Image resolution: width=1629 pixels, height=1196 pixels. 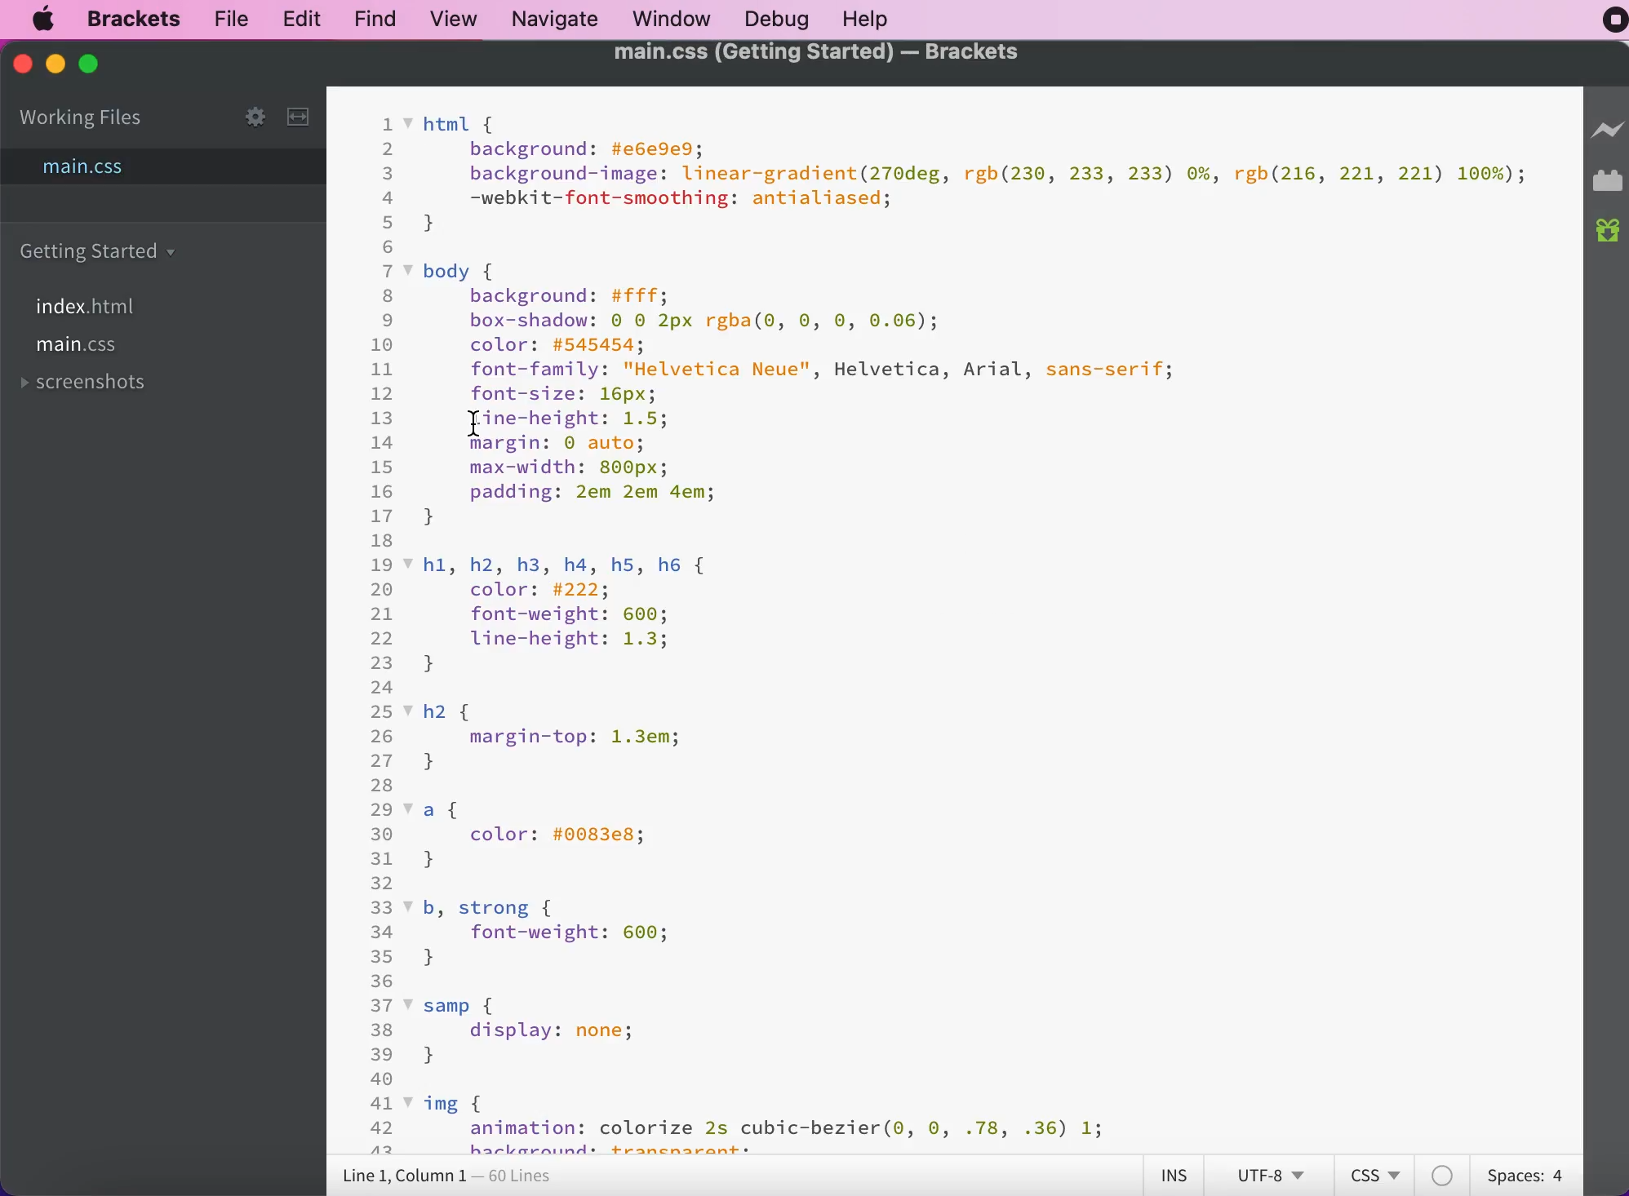 I want to click on utf-8, so click(x=1270, y=1174).